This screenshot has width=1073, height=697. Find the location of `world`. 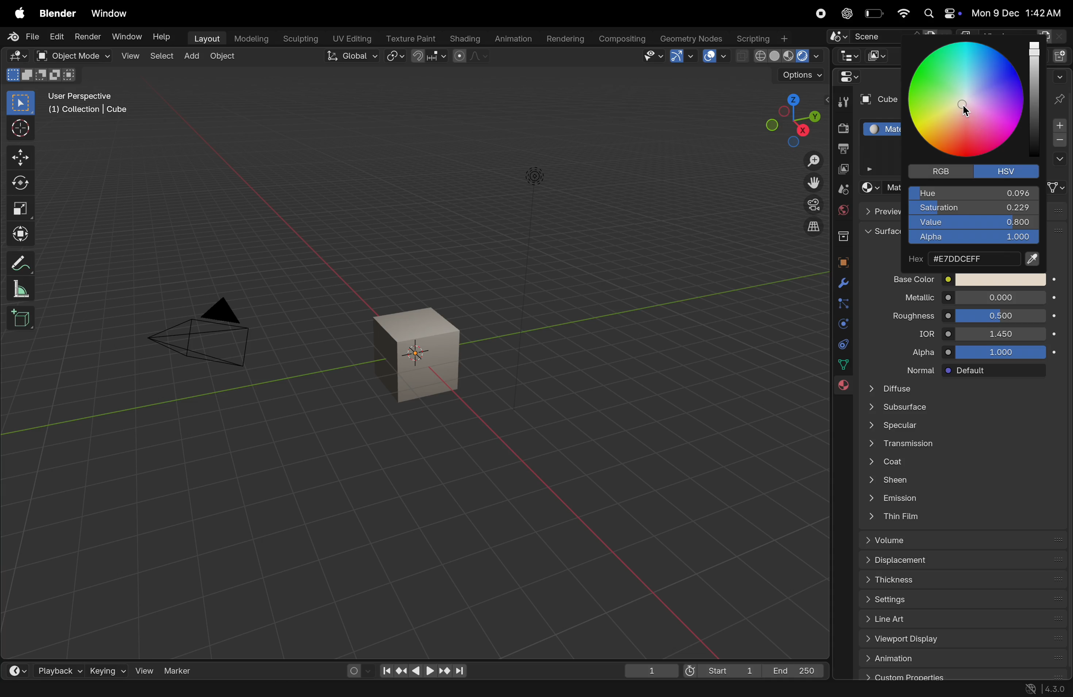

world is located at coordinates (842, 210).